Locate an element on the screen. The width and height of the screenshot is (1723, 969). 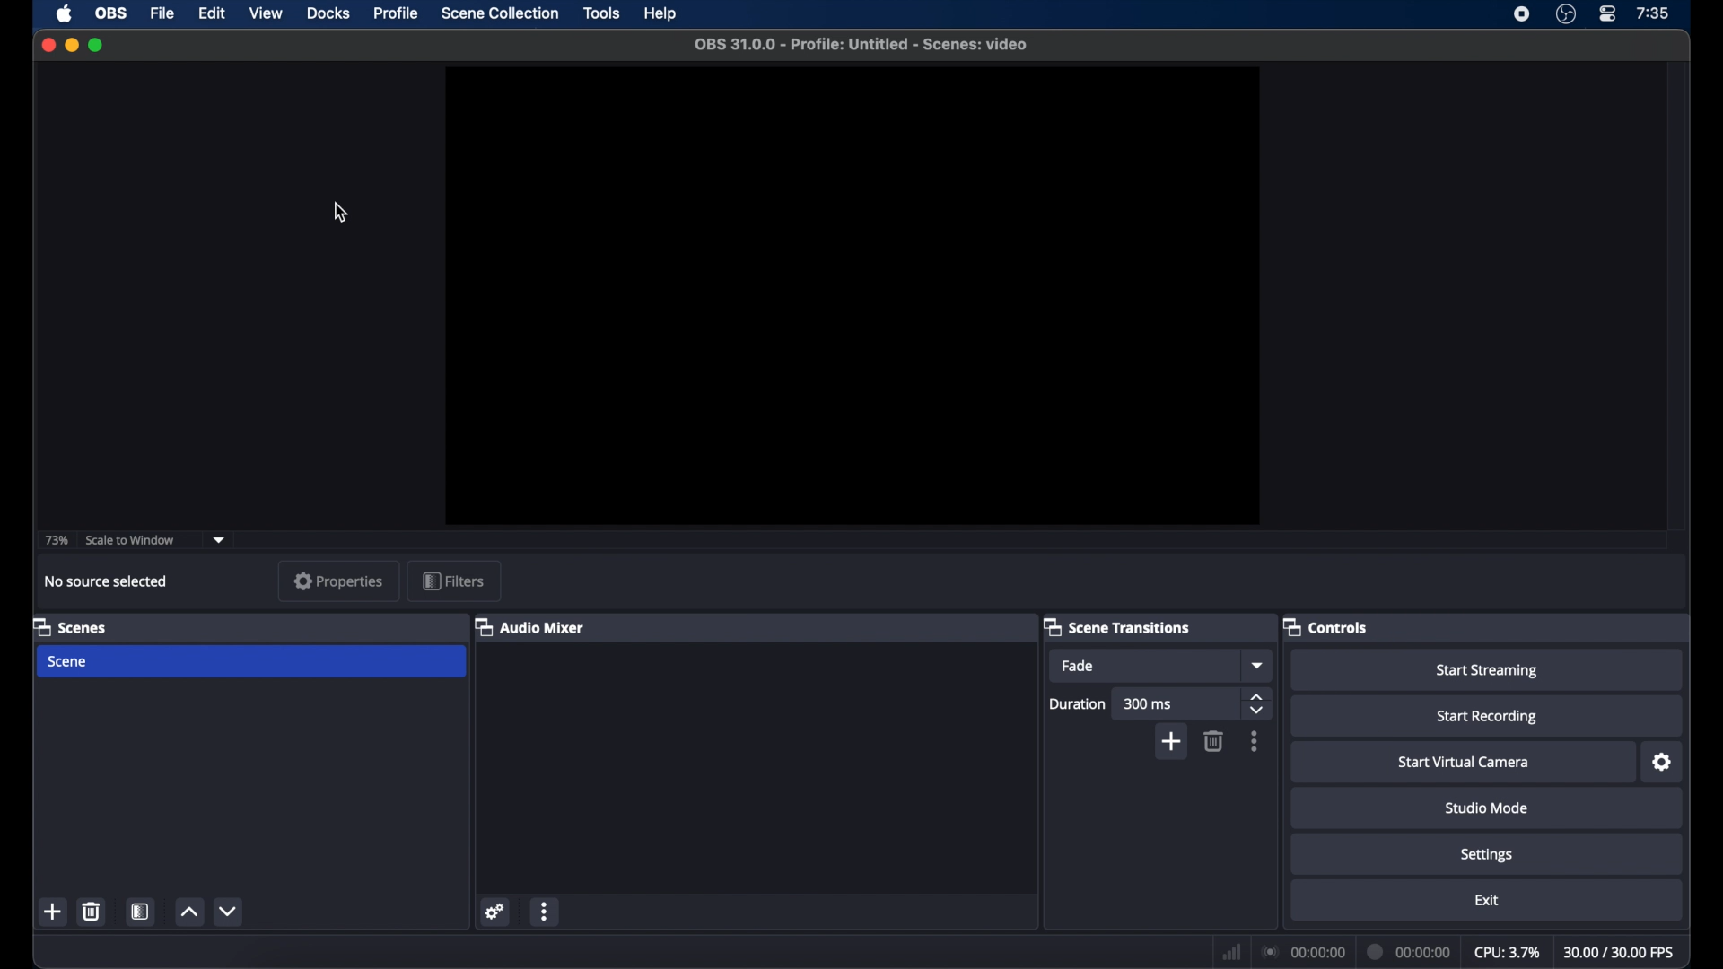
duration is located at coordinates (1411, 953).